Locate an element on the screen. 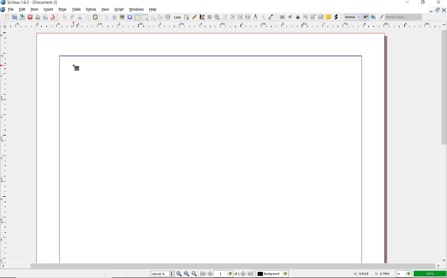 The height and width of the screenshot is (278, 447). line is located at coordinates (177, 18).